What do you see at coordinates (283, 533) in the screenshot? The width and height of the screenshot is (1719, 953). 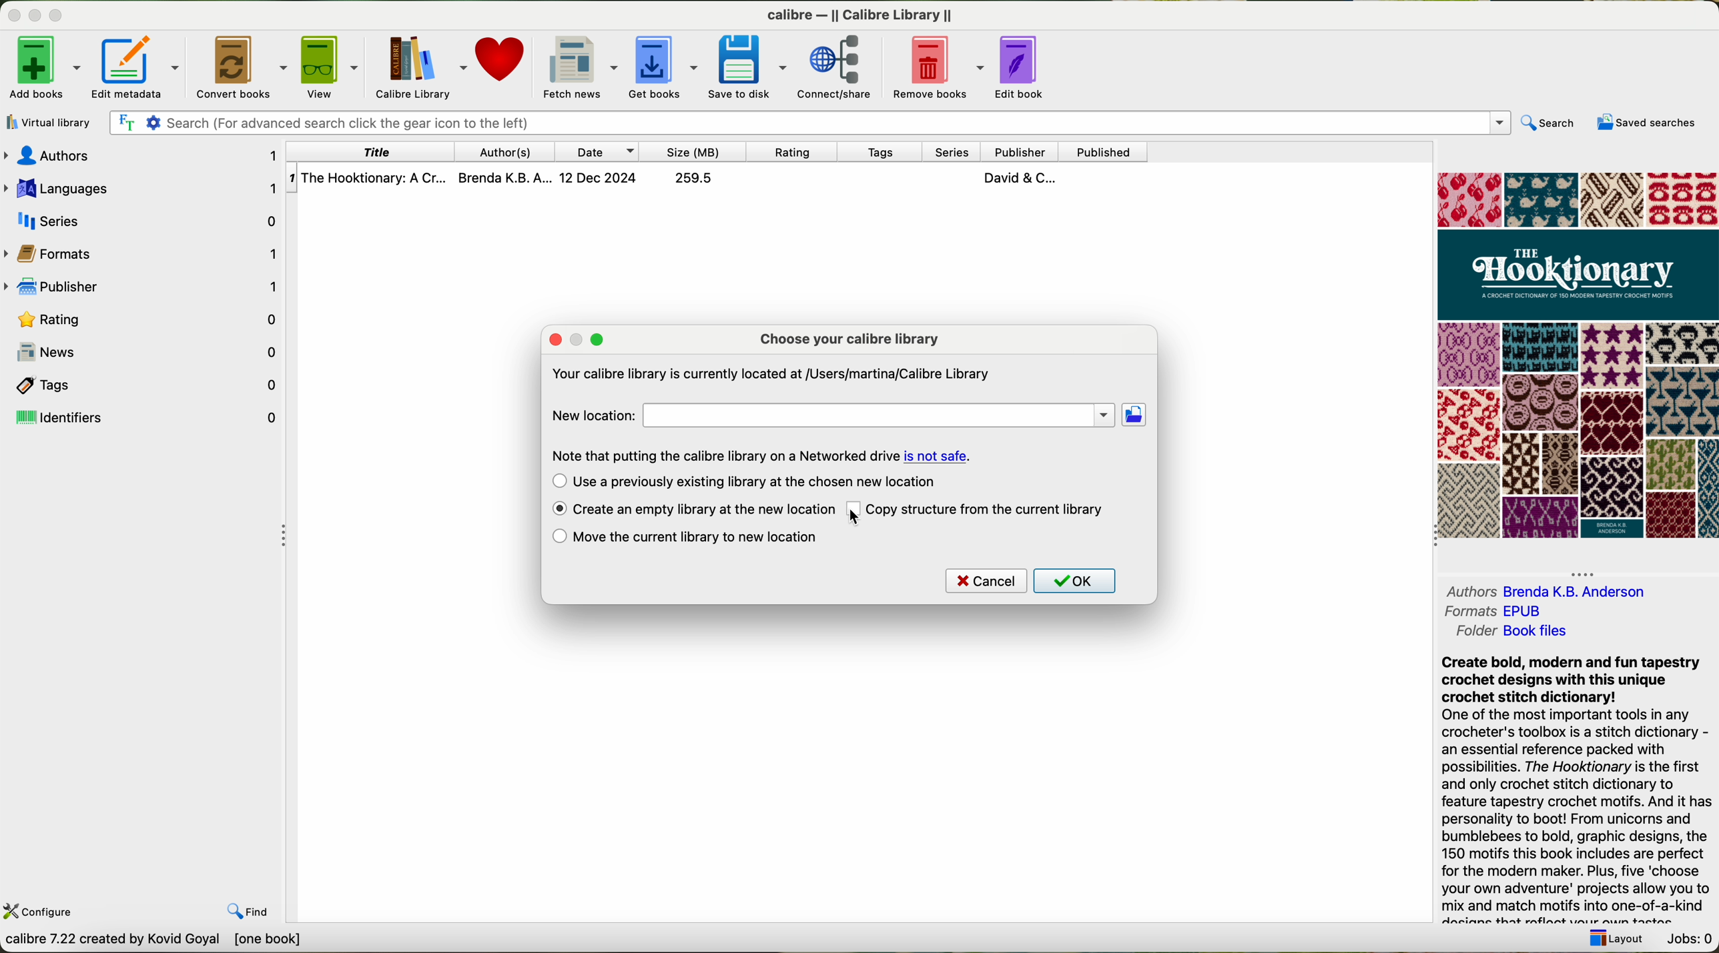 I see `hide` at bounding box center [283, 533].